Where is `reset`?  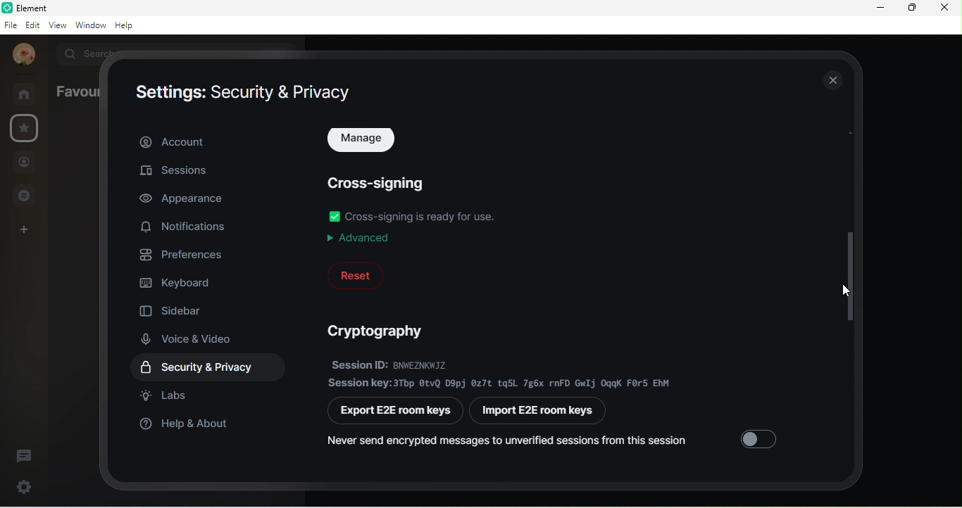 reset is located at coordinates (356, 275).